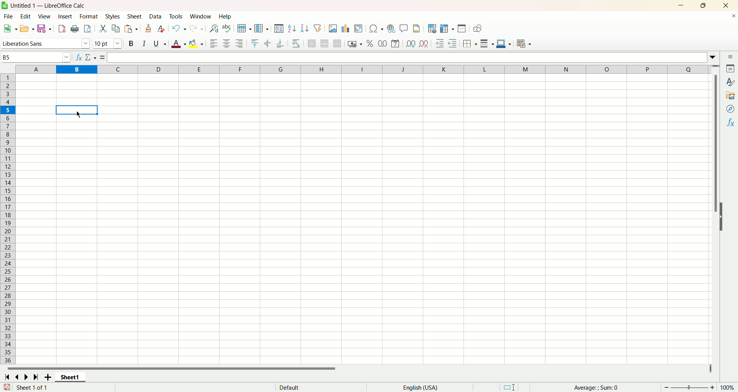  Describe the element at coordinates (377, 28) in the screenshot. I see `insert special character` at that location.